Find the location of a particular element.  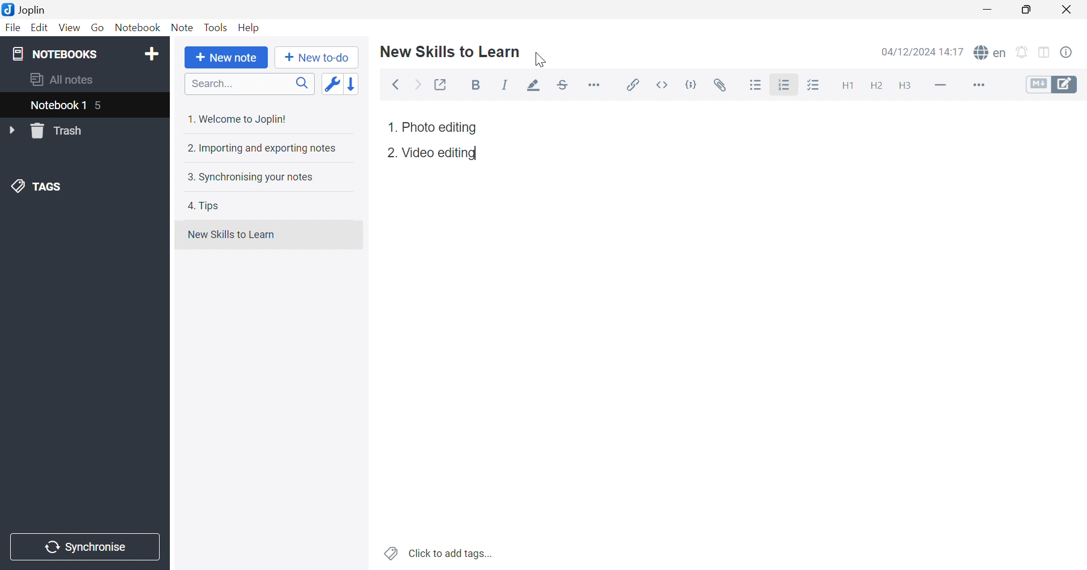

More... is located at coordinates (594, 84).